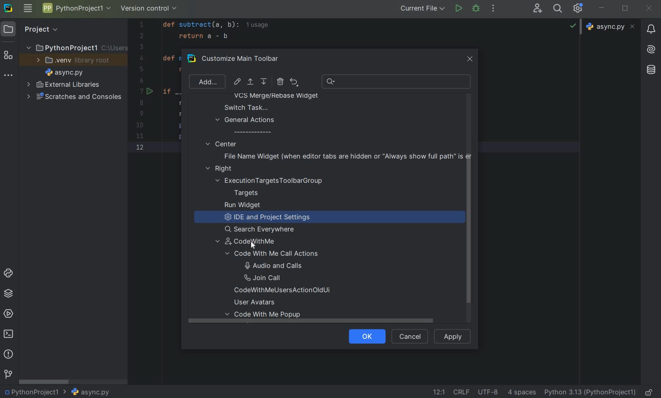  What do you see at coordinates (651, 28) in the screenshot?
I see `updates` at bounding box center [651, 28].